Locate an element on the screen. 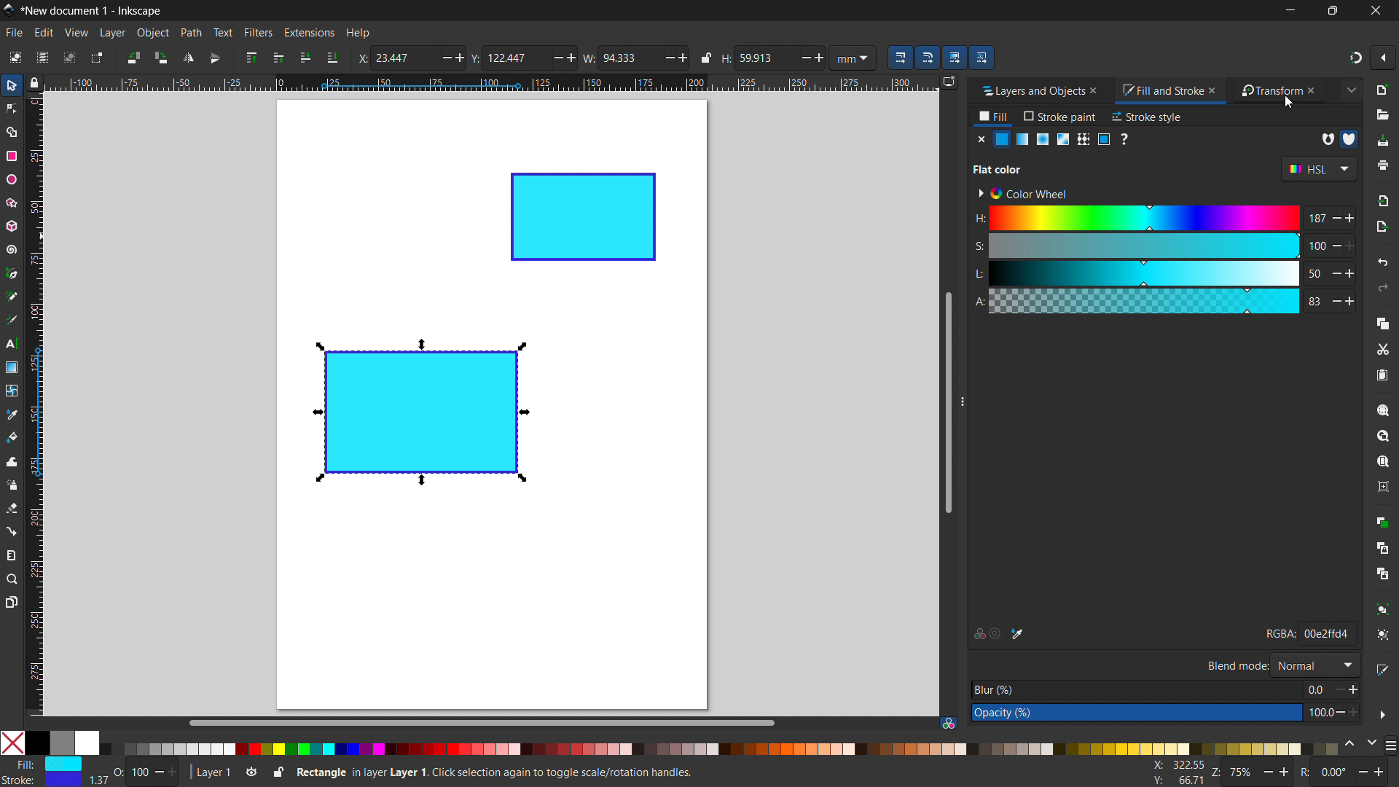 This screenshot has width=1399, height=787. import is located at coordinates (1384, 200).